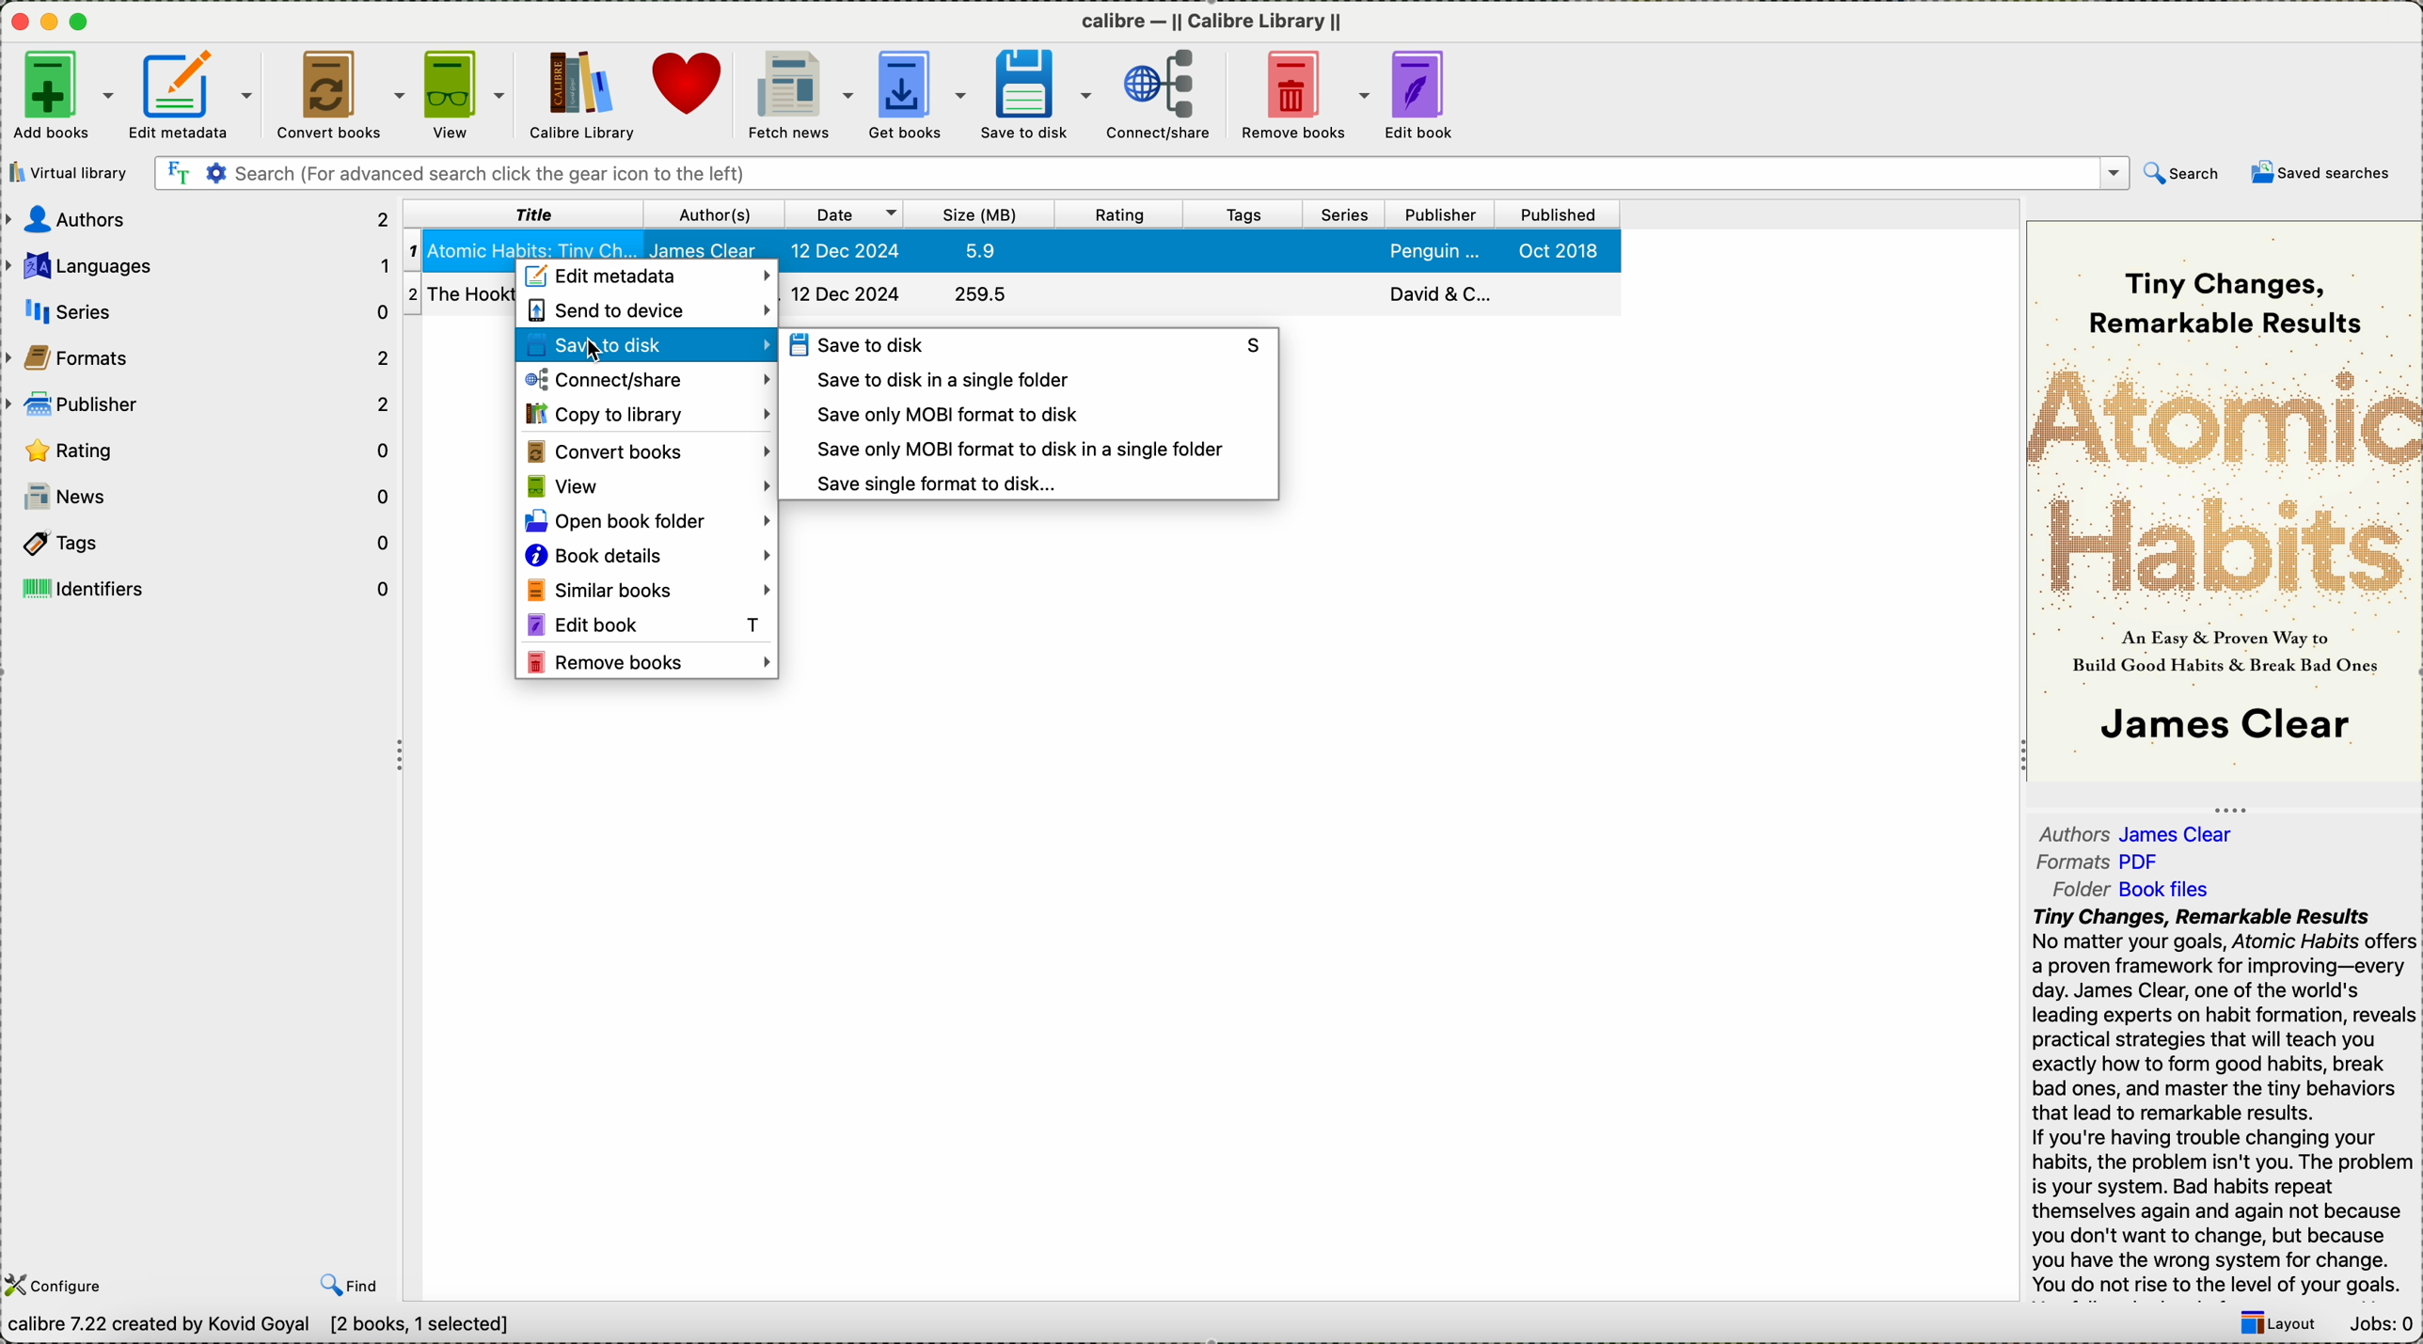  Describe the element at coordinates (1212, 18) in the screenshot. I see `Calibre - calibre library` at that location.